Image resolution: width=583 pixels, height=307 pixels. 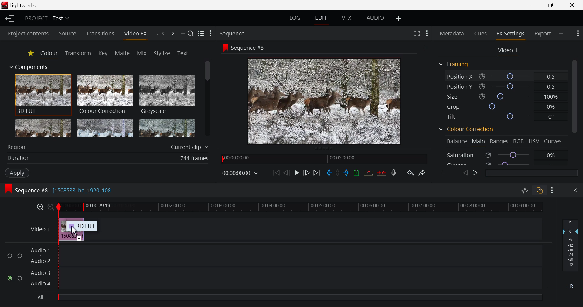 What do you see at coordinates (509, 52) in the screenshot?
I see `Video Settings` at bounding box center [509, 52].